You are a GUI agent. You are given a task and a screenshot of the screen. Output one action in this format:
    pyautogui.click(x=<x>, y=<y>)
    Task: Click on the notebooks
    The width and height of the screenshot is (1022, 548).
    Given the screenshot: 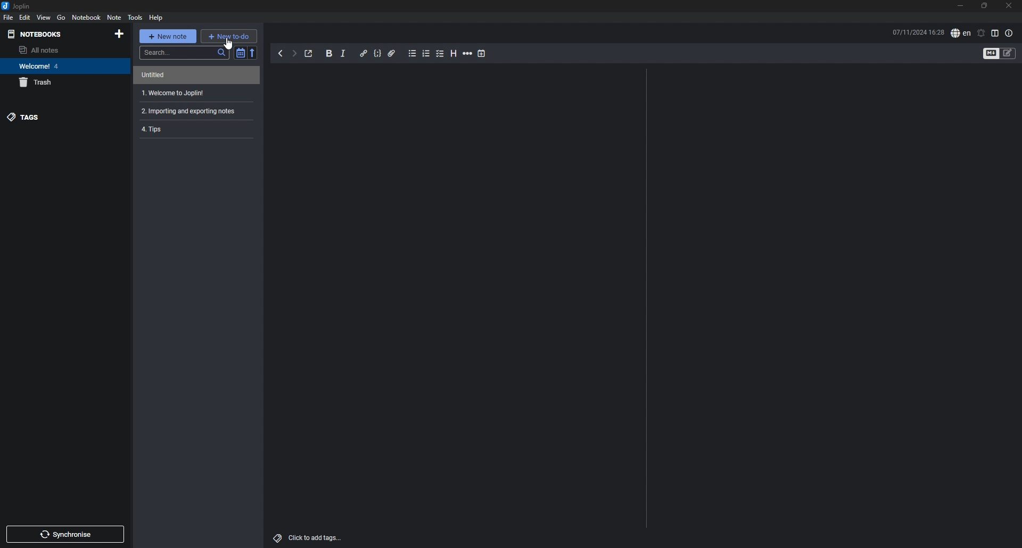 What is the action you would take?
    pyautogui.click(x=45, y=34)
    